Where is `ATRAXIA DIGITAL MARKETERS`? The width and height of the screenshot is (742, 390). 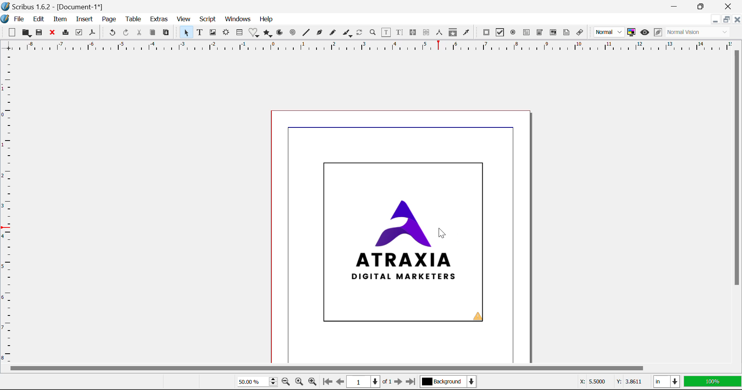
ATRAXIA DIGITAL MARKETERS is located at coordinates (404, 241).